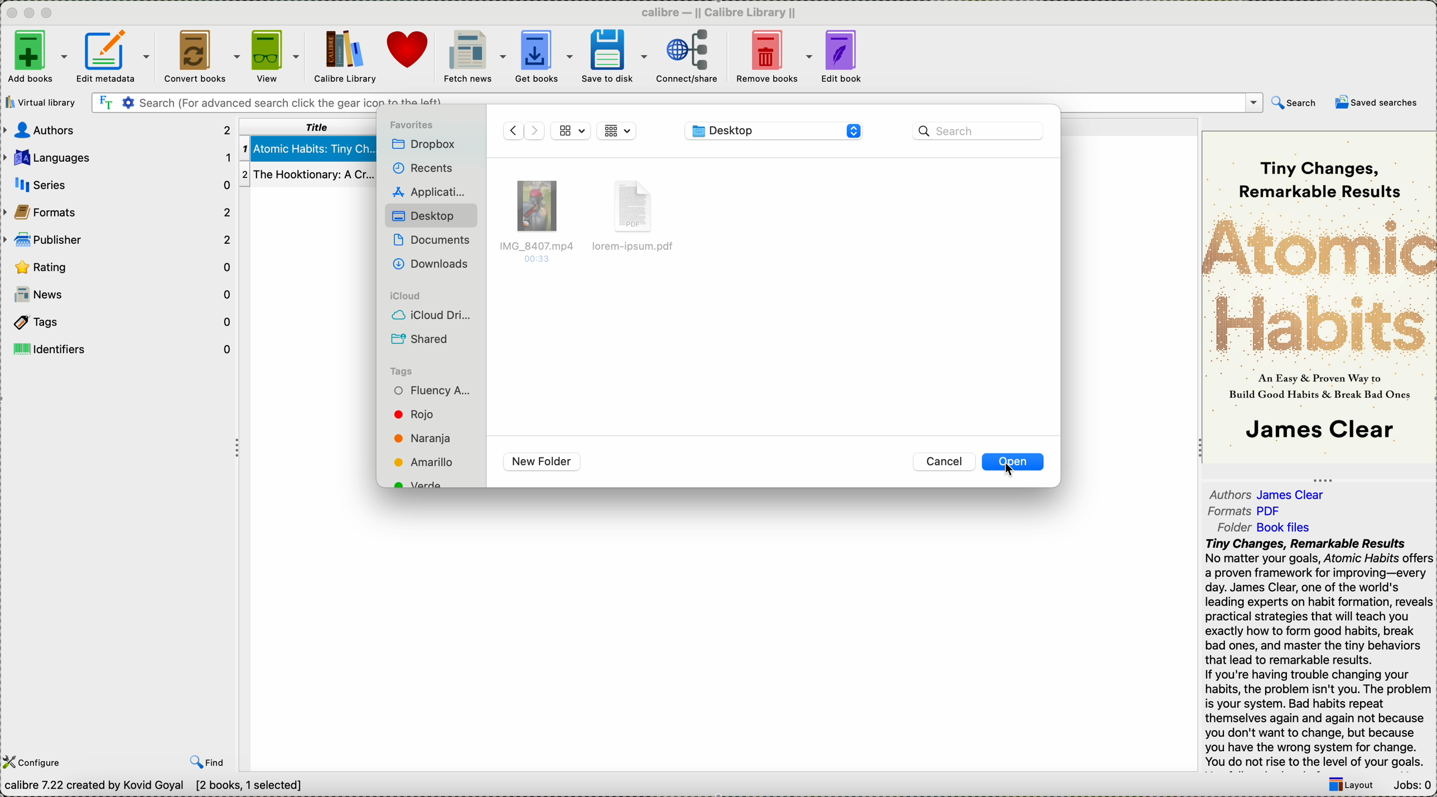 The image size is (1437, 797). I want to click on save to disk, so click(611, 56).